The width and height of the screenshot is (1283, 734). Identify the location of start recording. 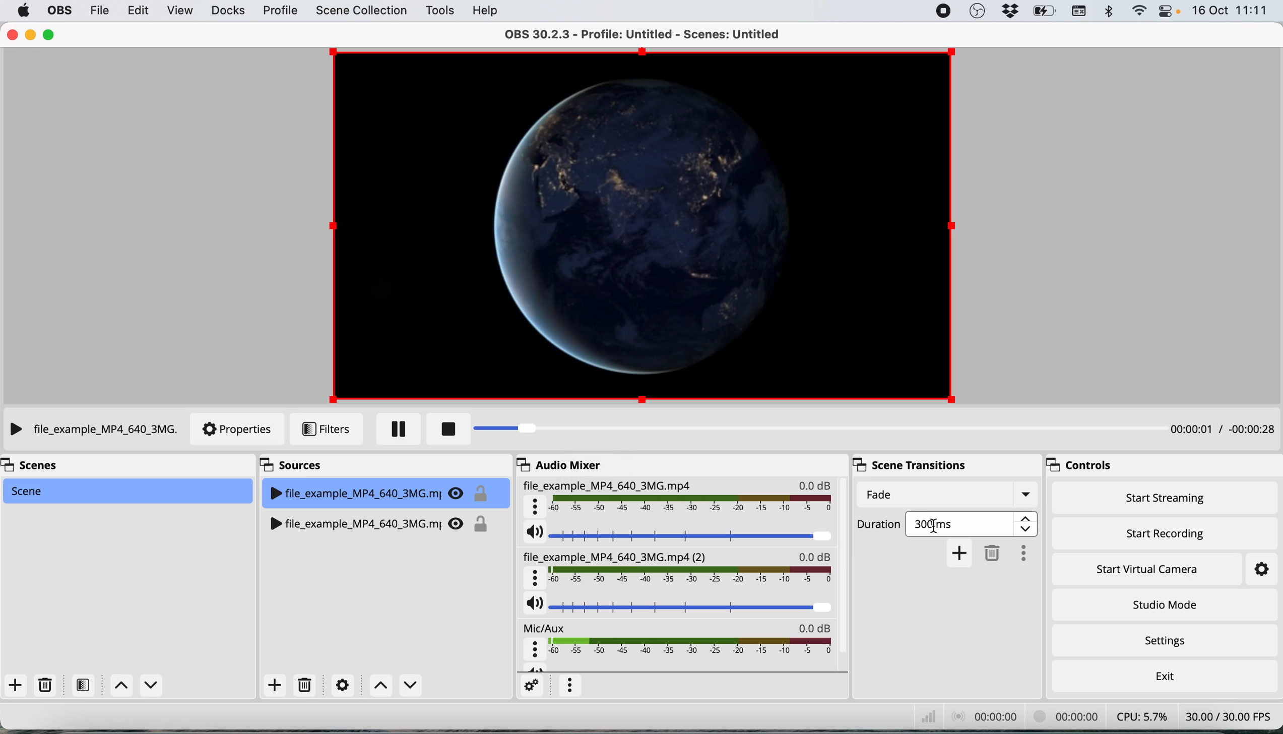
(1162, 533).